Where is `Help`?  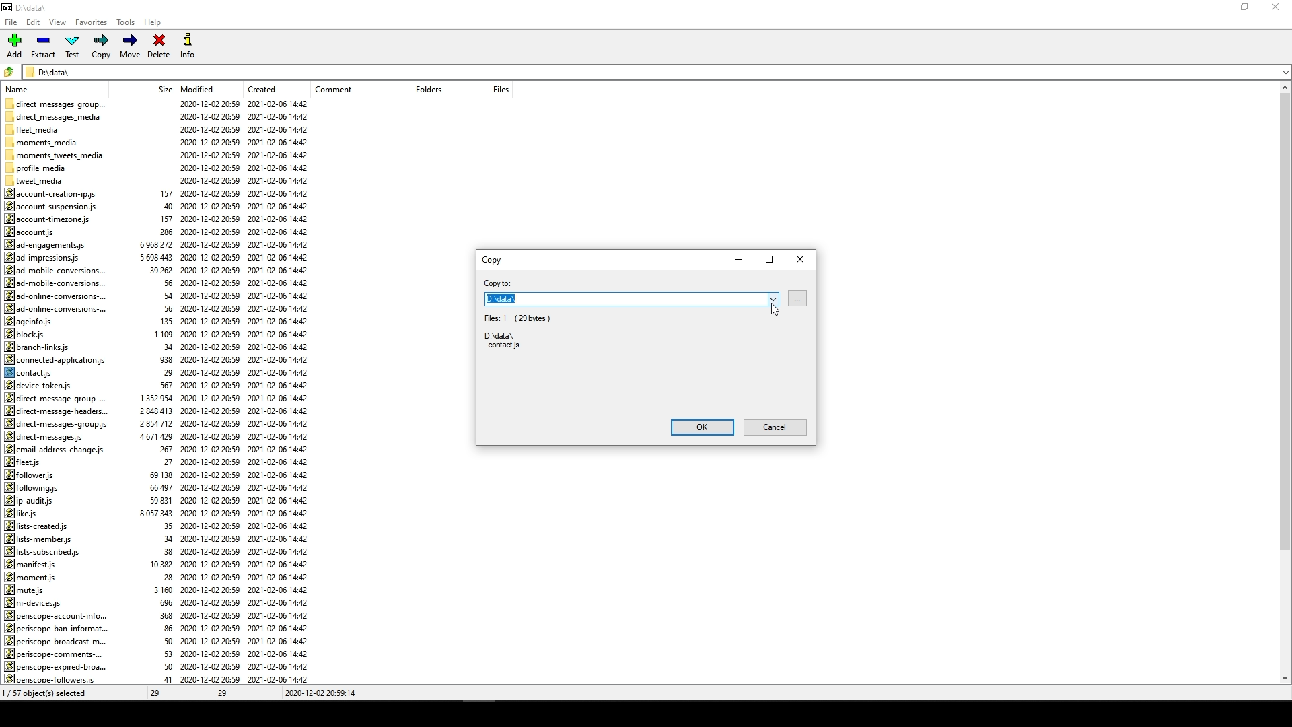 Help is located at coordinates (155, 24).